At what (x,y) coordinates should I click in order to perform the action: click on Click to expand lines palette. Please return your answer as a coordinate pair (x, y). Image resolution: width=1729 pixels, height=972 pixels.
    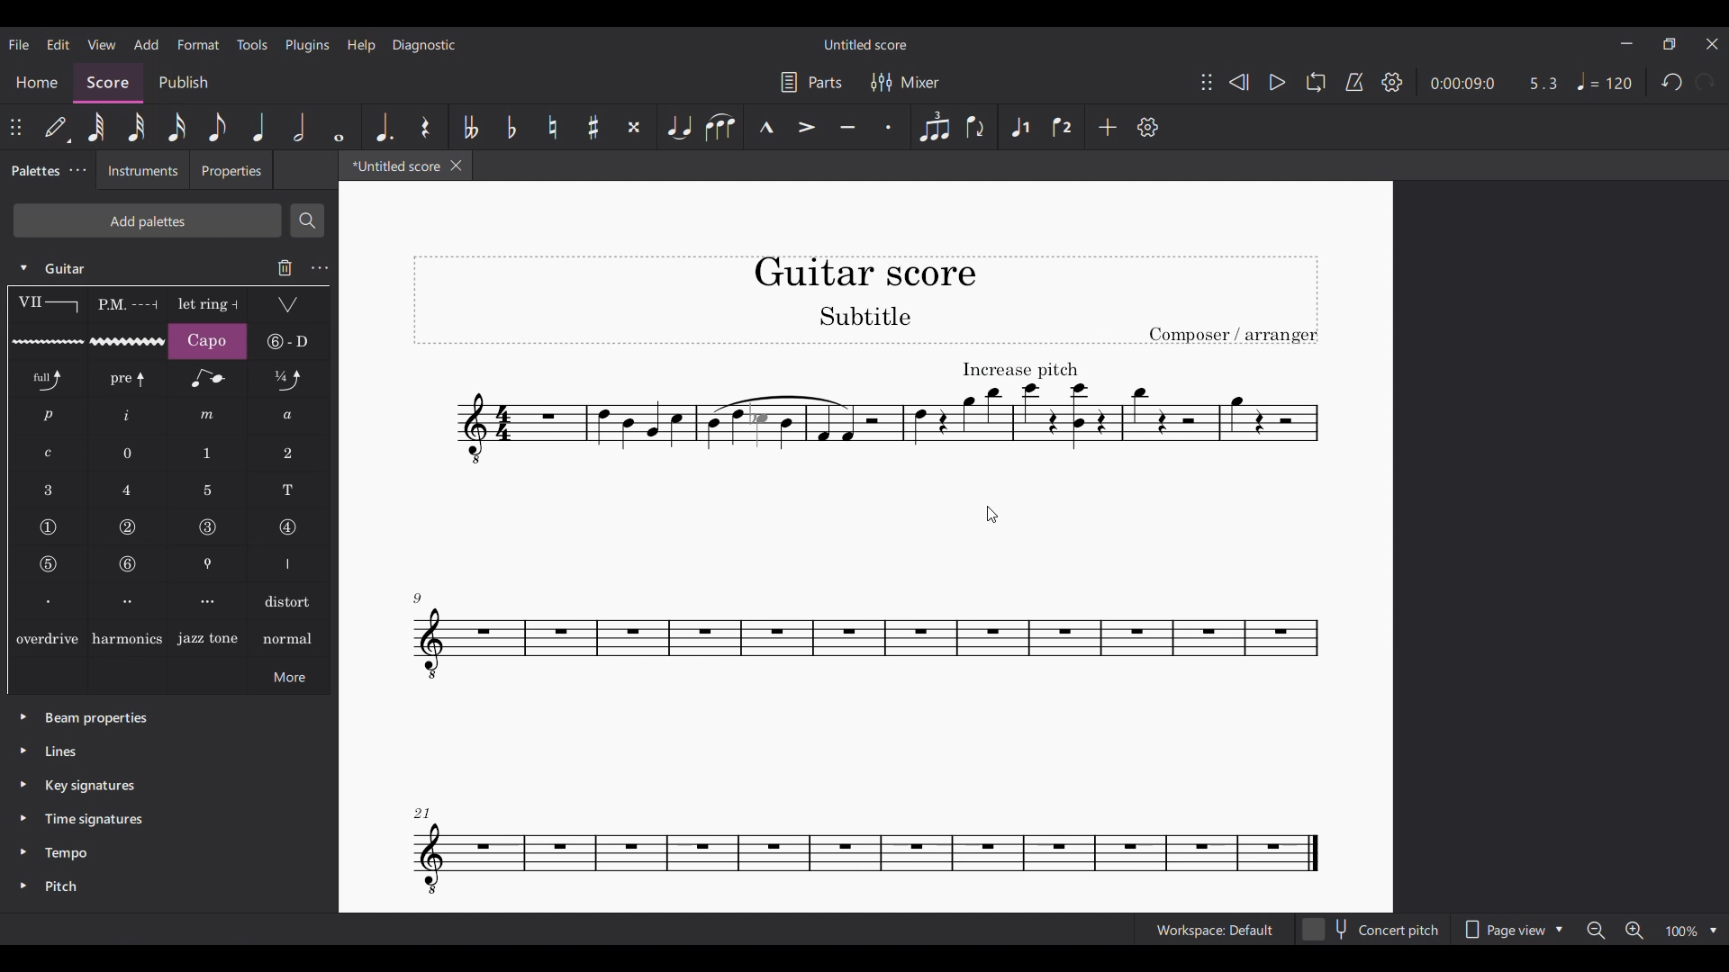
    Looking at the image, I should click on (23, 751).